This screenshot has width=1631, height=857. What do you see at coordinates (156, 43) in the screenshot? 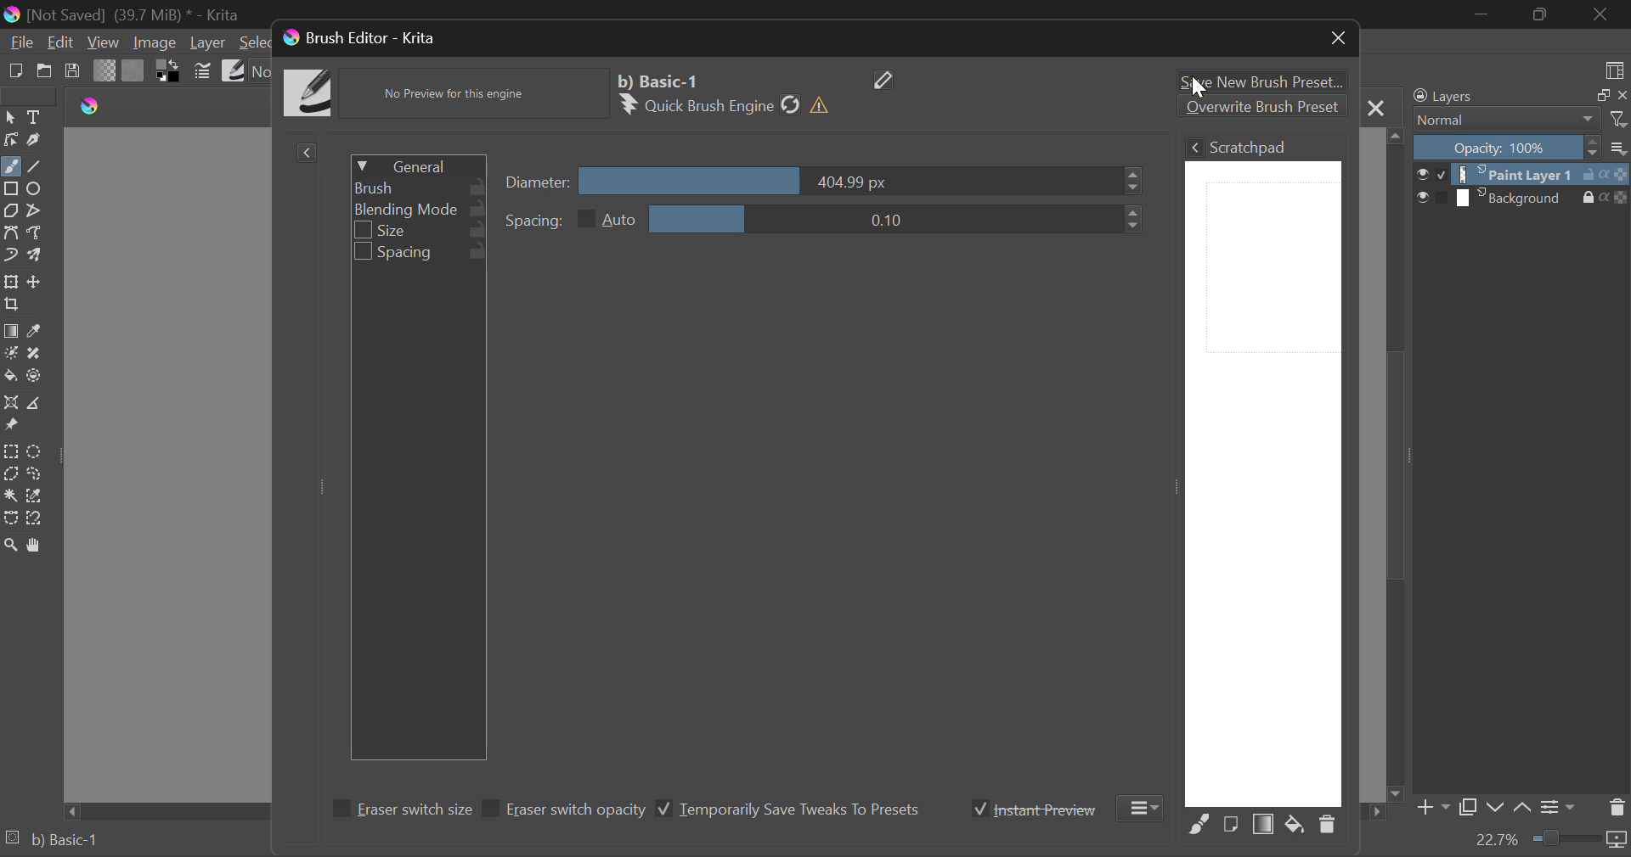
I see `Image` at bounding box center [156, 43].